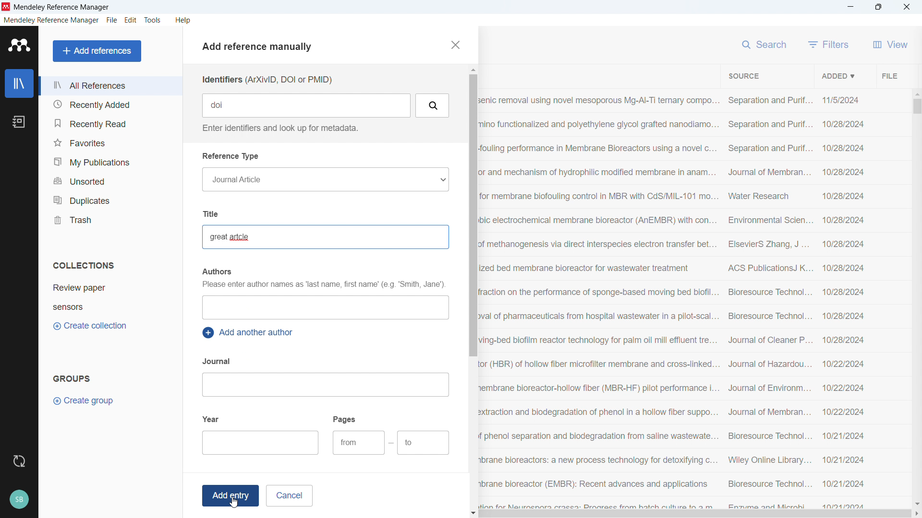 The width and height of the screenshot is (922, 518). Describe the element at coordinates (84, 265) in the screenshot. I see `Collections ` at that location.